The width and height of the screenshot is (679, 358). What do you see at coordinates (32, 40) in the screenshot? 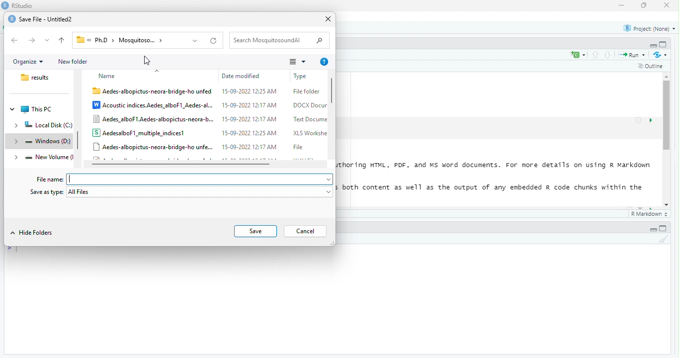
I see `forward` at bounding box center [32, 40].